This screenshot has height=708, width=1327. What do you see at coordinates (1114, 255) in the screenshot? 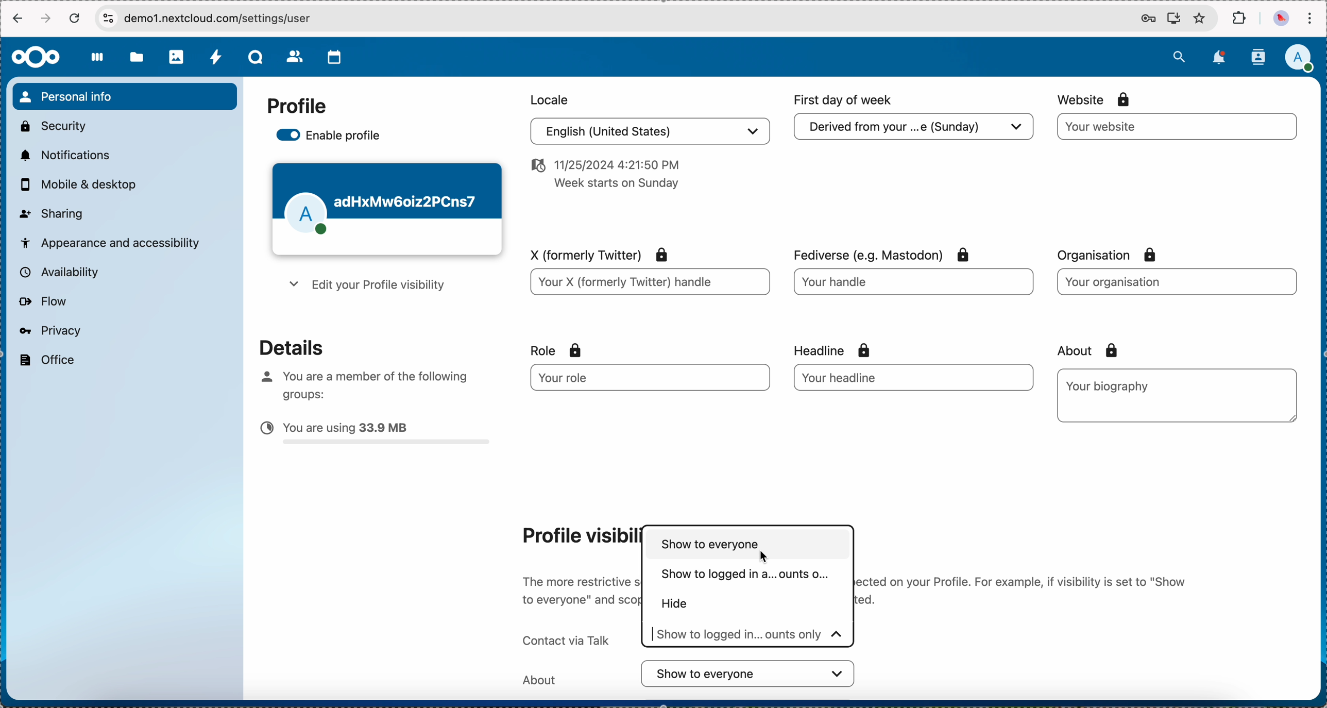
I see `organisation` at bounding box center [1114, 255].